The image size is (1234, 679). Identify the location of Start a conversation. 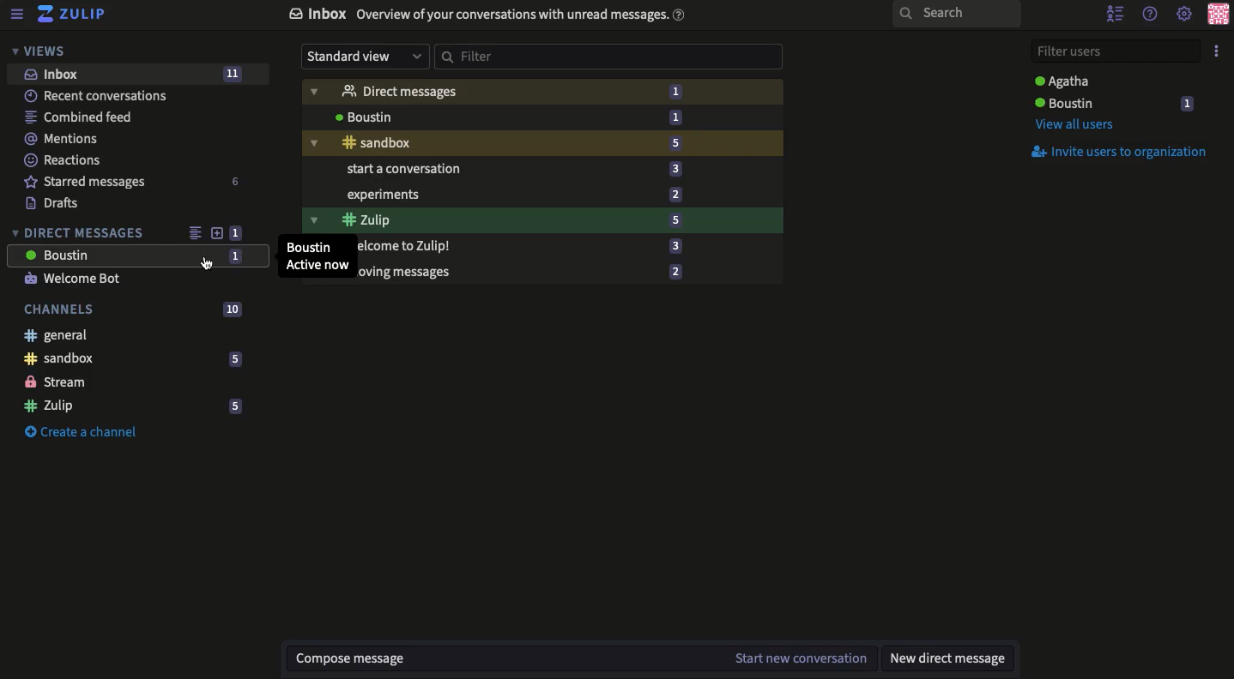
(542, 168).